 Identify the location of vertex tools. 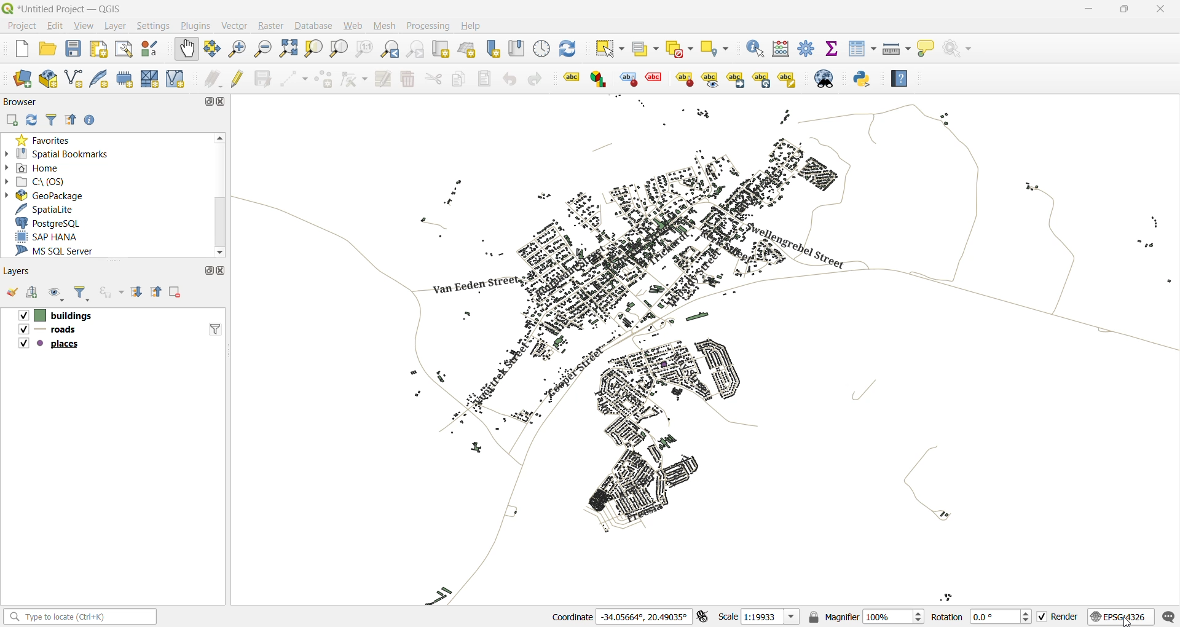
(355, 79).